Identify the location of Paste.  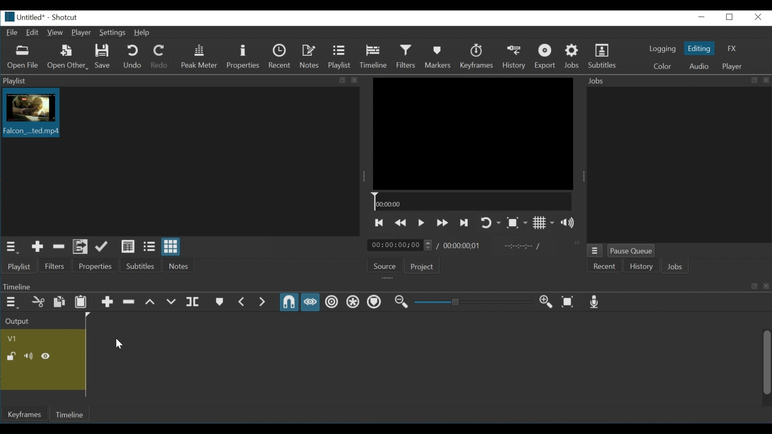
(81, 302).